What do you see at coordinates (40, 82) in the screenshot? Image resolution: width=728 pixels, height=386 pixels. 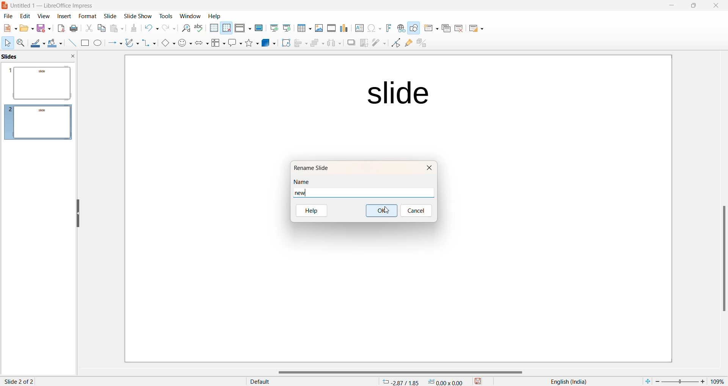 I see `slide preview` at bounding box center [40, 82].